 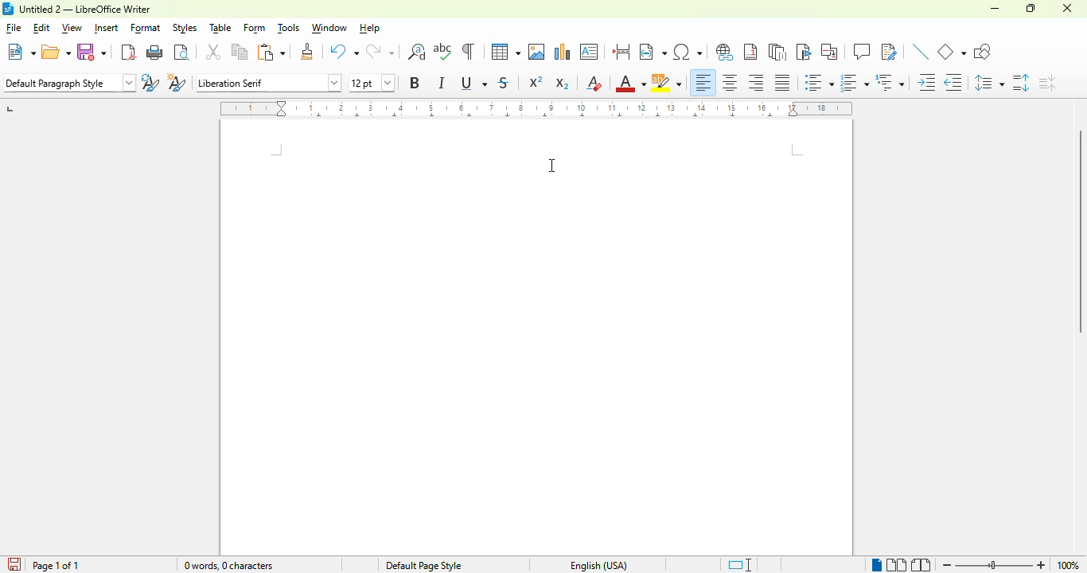 I want to click on form, so click(x=254, y=28).